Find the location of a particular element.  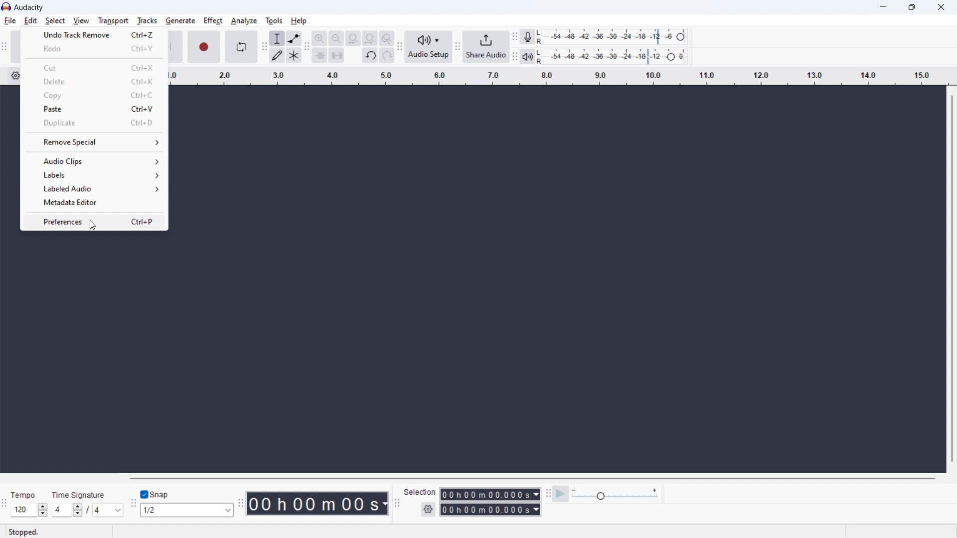

Header to change playback level is located at coordinates (671, 57).